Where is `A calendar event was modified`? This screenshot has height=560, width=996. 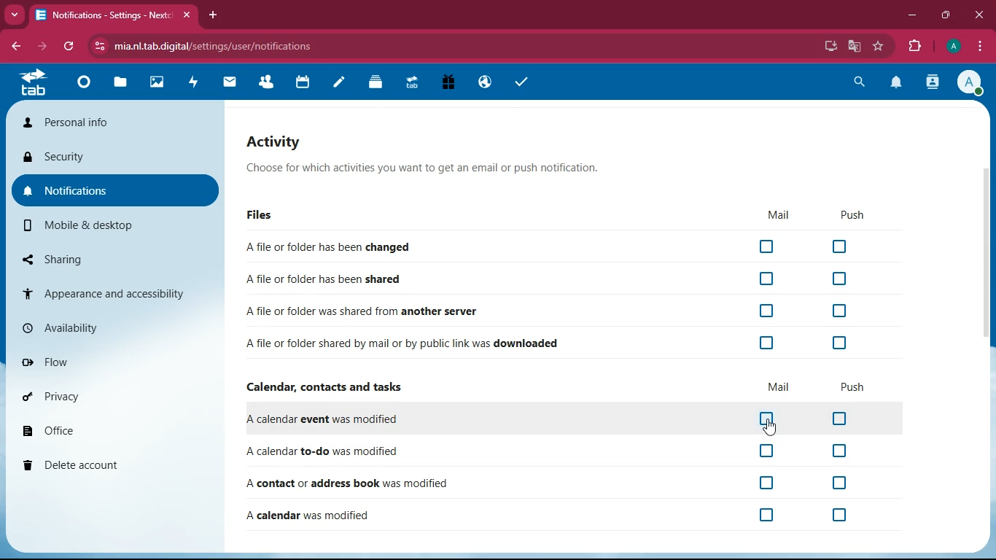
A calendar event was modified is located at coordinates (567, 418).